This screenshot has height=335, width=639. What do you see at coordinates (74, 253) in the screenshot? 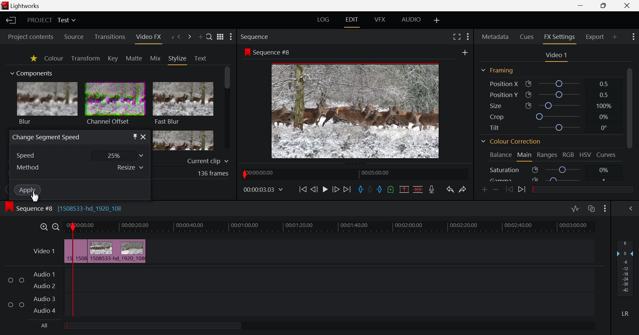
I see `First Clip Cut` at bounding box center [74, 253].